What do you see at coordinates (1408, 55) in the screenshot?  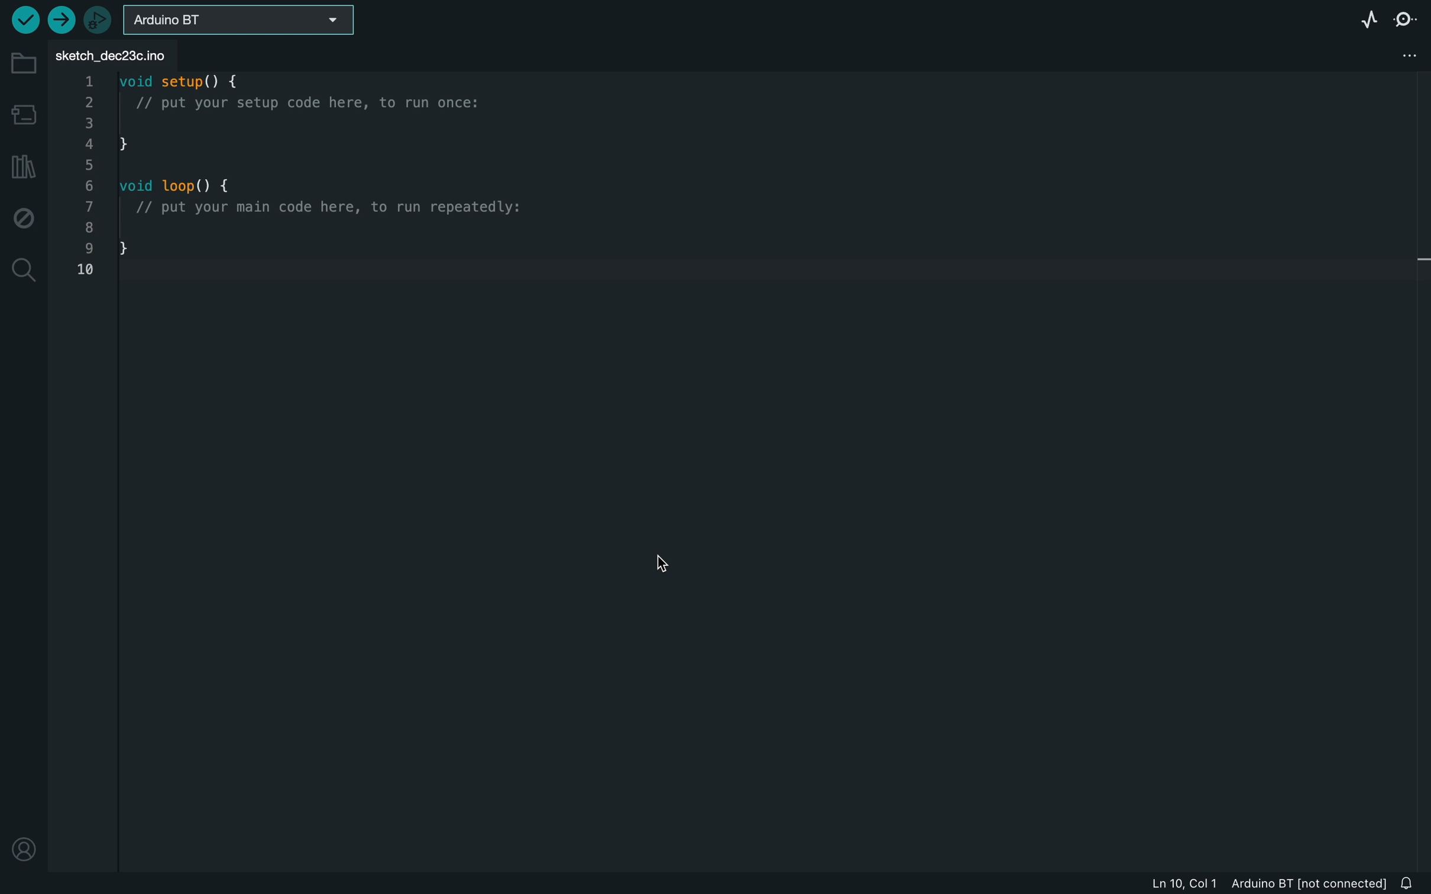 I see `file setting` at bounding box center [1408, 55].